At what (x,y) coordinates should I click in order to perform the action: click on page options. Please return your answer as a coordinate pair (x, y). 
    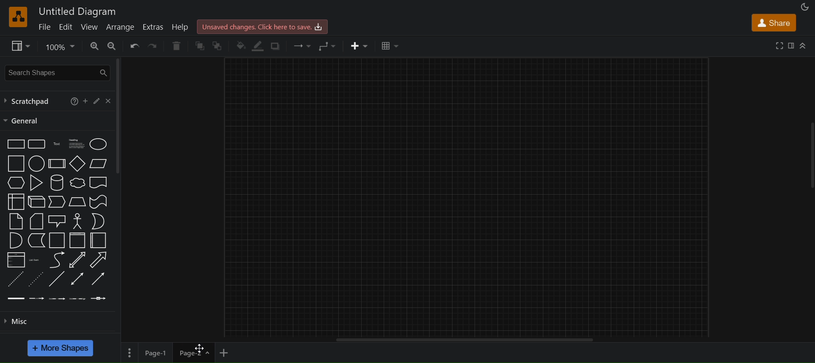
    Looking at the image, I should click on (129, 352).